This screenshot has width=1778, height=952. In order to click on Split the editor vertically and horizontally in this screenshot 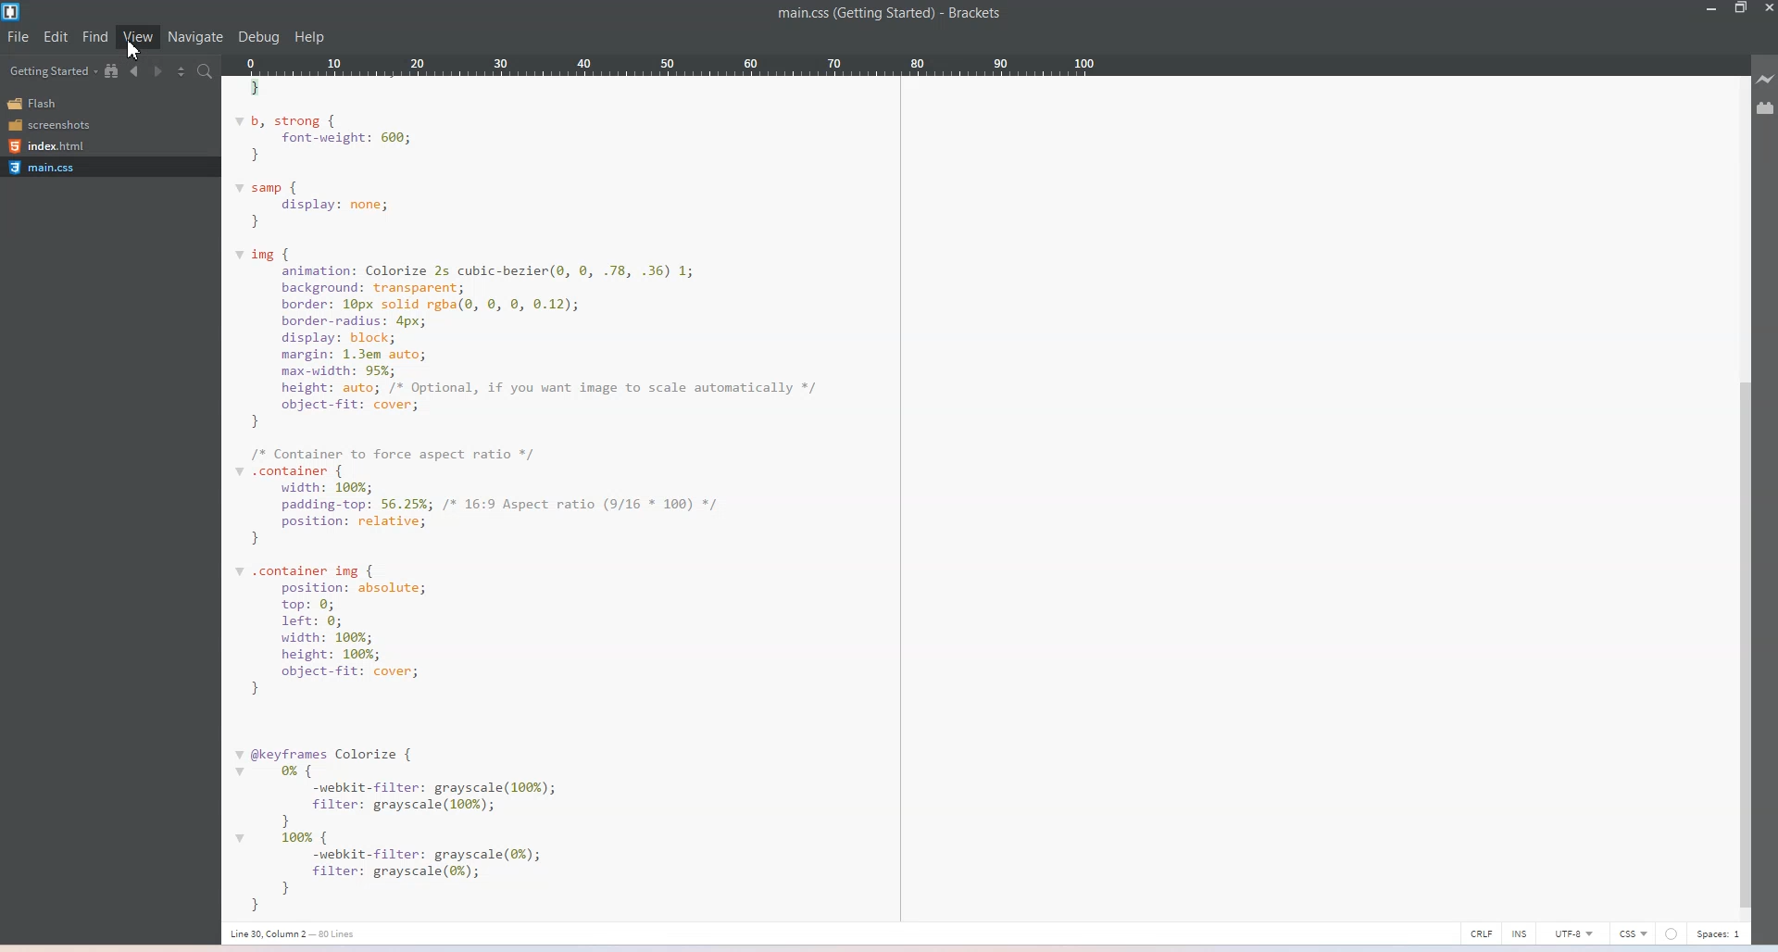, I will do `click(182, 69)`.